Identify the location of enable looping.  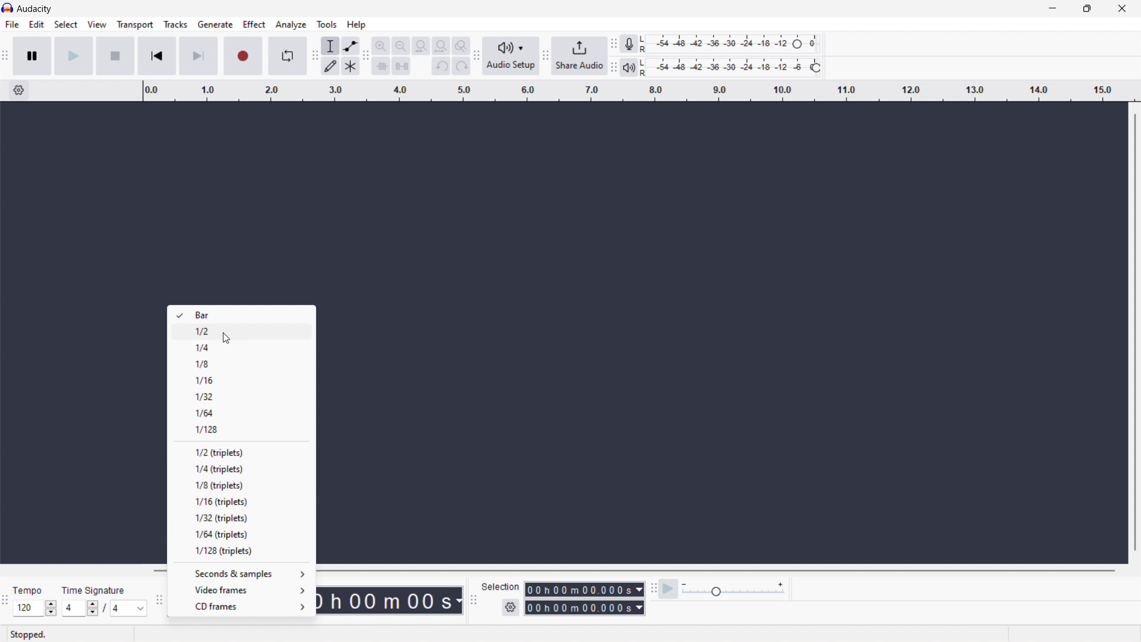
(286, 56).